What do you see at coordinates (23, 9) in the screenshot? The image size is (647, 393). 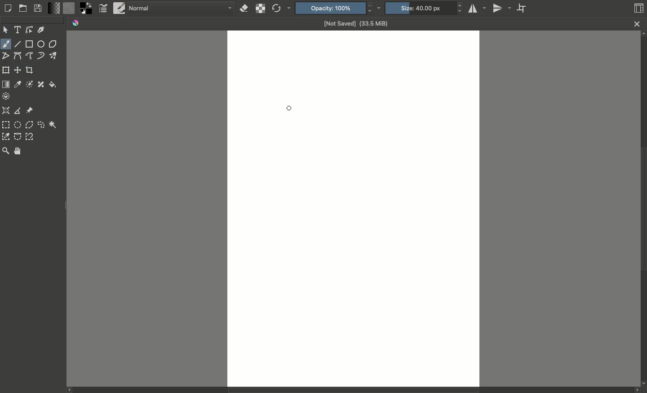 I see `Open` at bounding box center [23, 9].